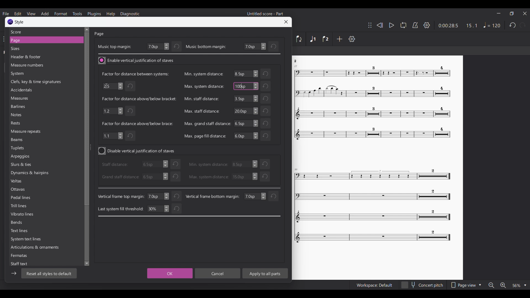 This screenshot has width=530, height=298. What do you see at coordinates (29, 182) in the screenshot?
I see `Volts` at bounding box center [29, 182].